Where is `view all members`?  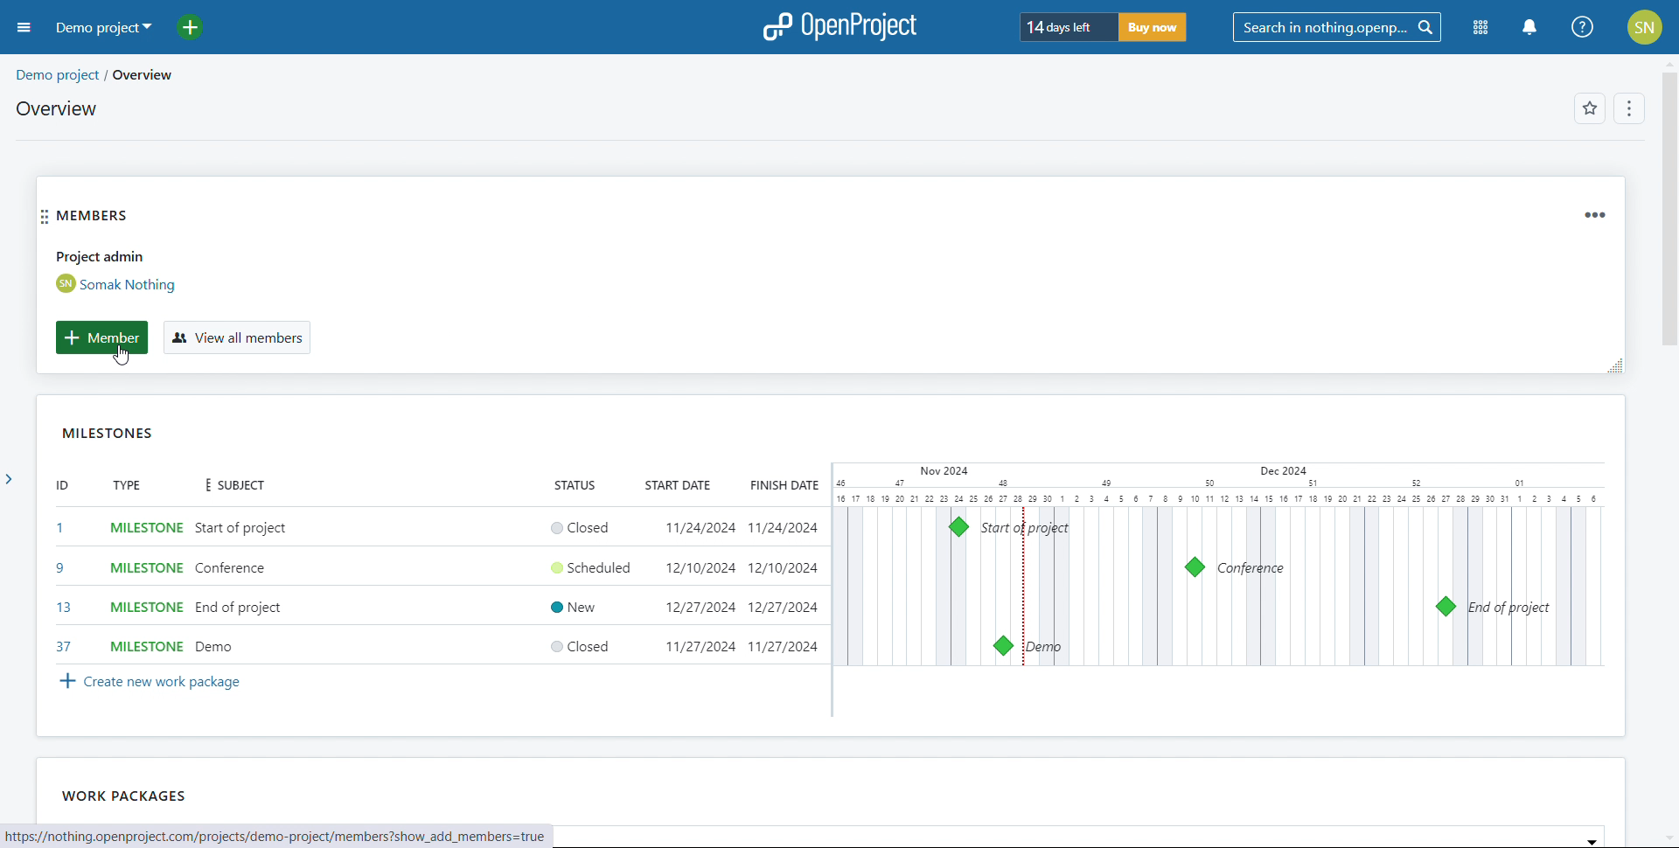 view all members is located at coordinates (236, 337).